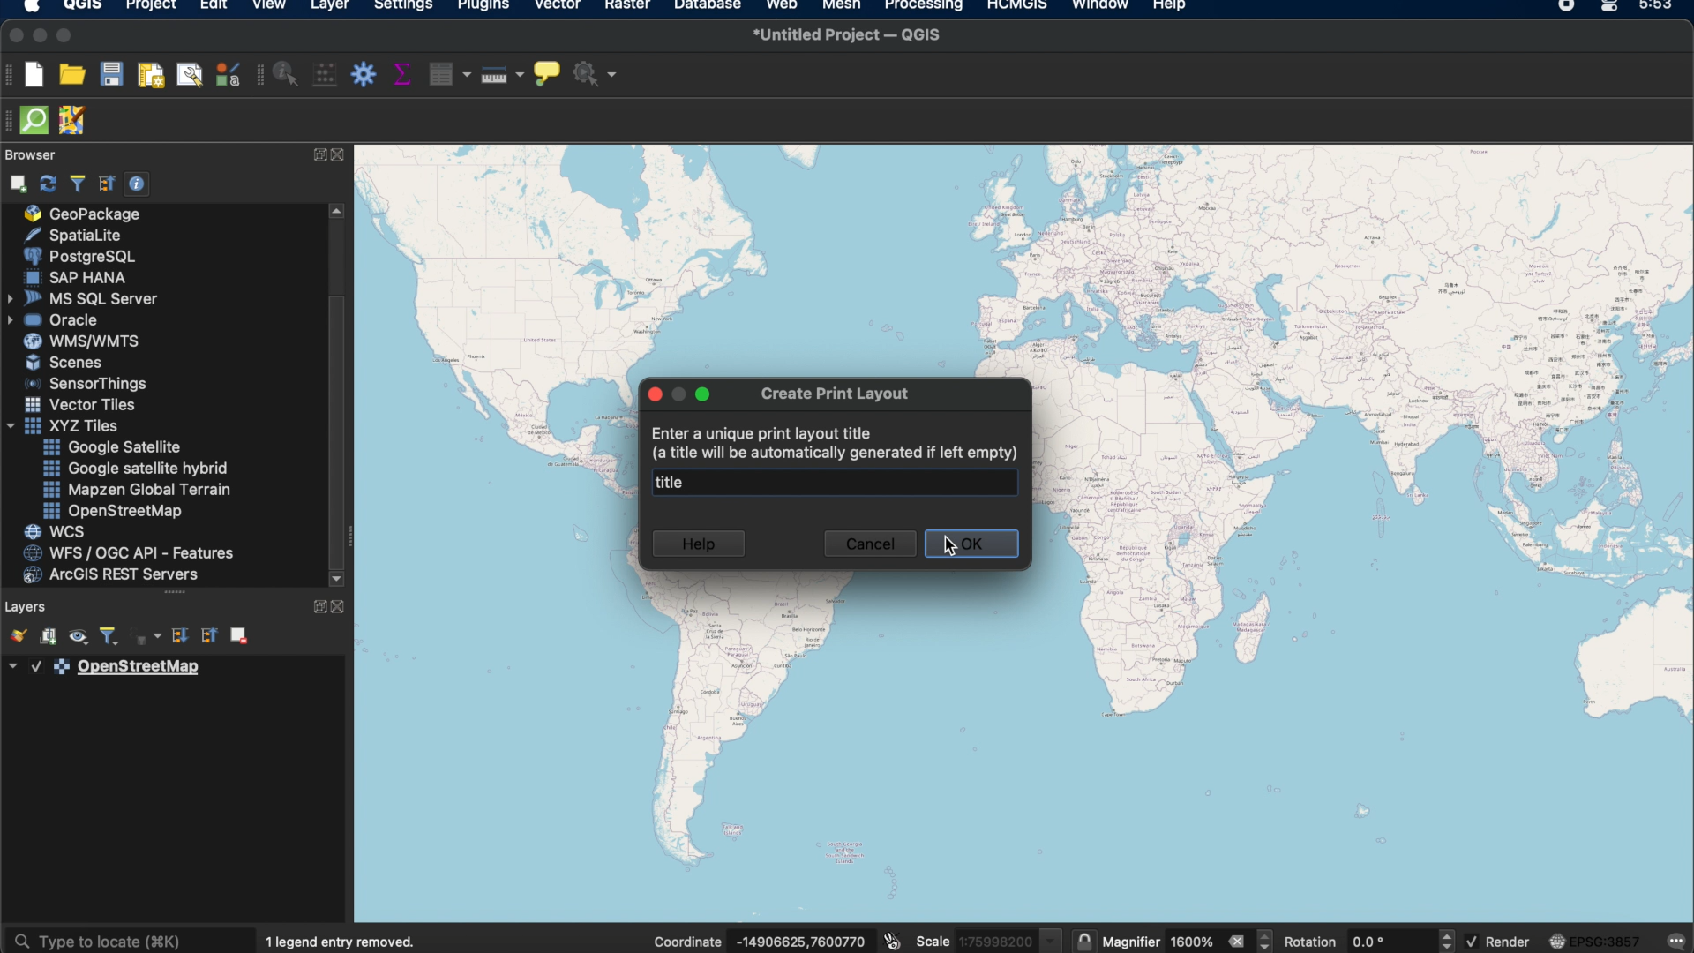  I want to click on qgis, so click(80, 7).